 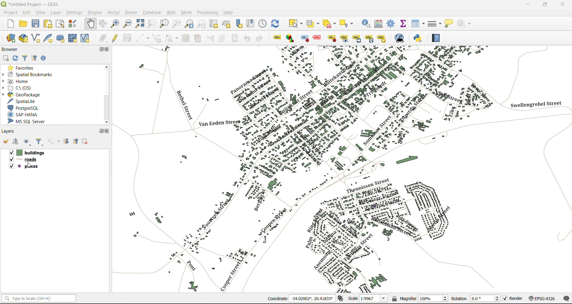 What do you see at coordinates (28, 122) in the screenshot?
I see `ms sql server` at bounding box center [28, 122].